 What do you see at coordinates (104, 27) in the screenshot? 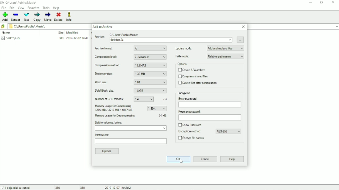
I see `Add to Archive` at bounding box center [104, 27].